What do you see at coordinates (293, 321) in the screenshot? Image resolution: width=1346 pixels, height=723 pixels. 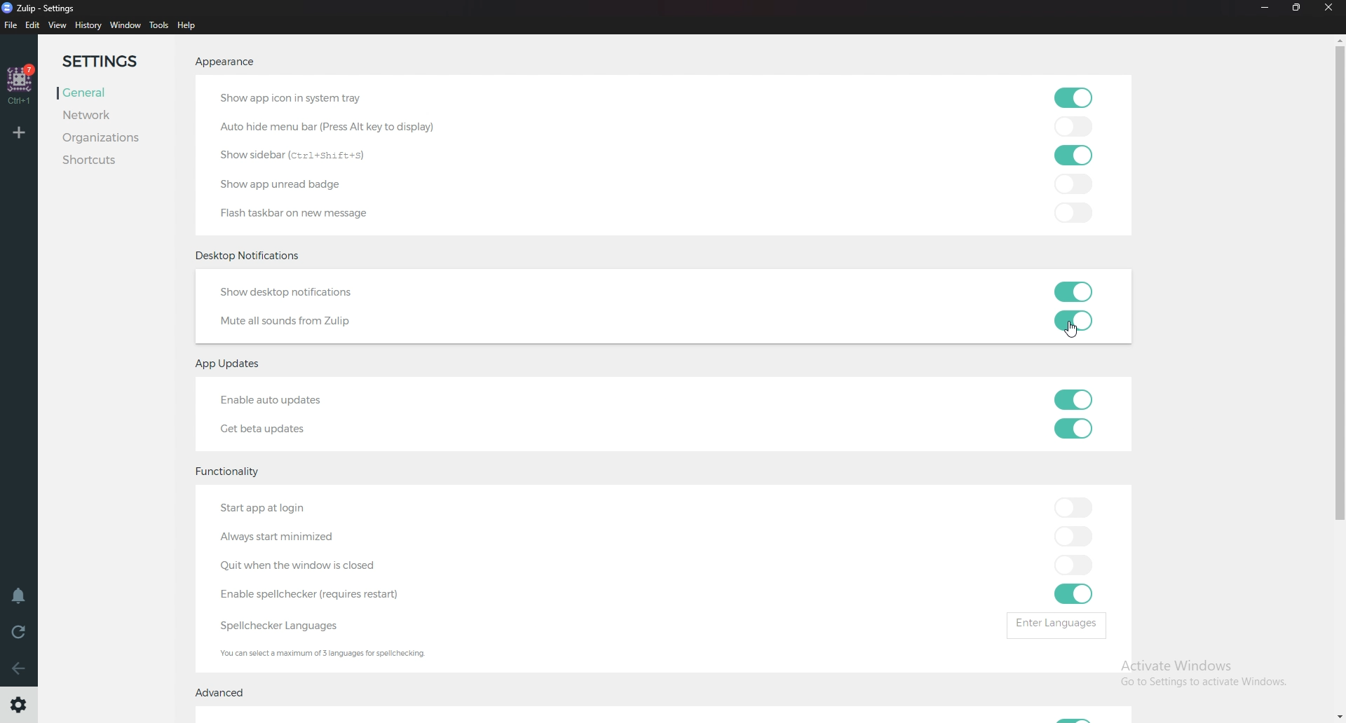 I see `Mute all sounds from Zulip` at bounding box center [293, 321].